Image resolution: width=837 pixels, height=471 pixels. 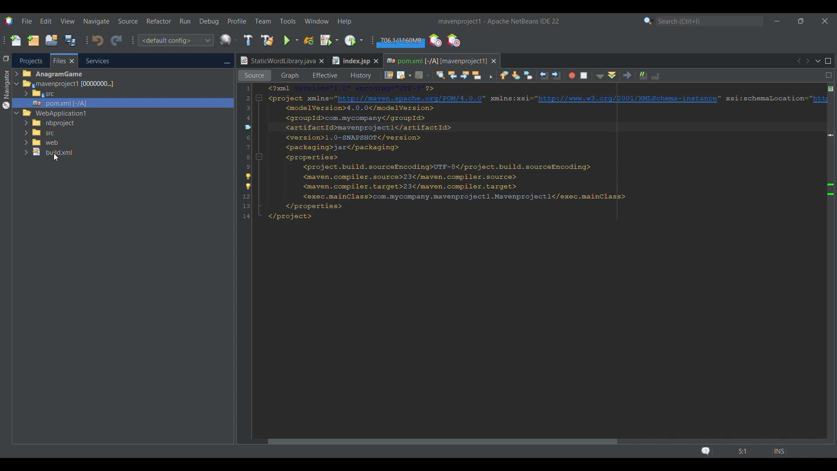 What do you see at coordinates (354, 61) in the screenshot?
I see `Other tab` at bounding box center [354, 61].